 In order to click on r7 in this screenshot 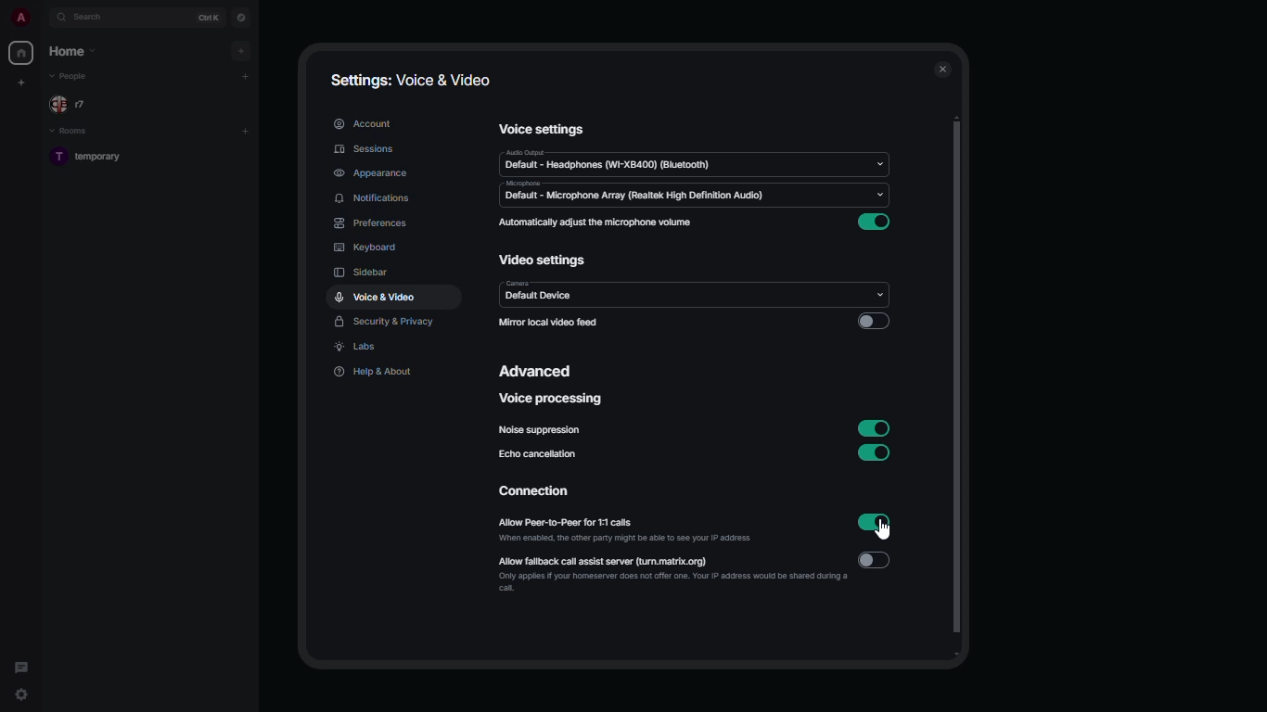, I will do `click(75, 103)`.